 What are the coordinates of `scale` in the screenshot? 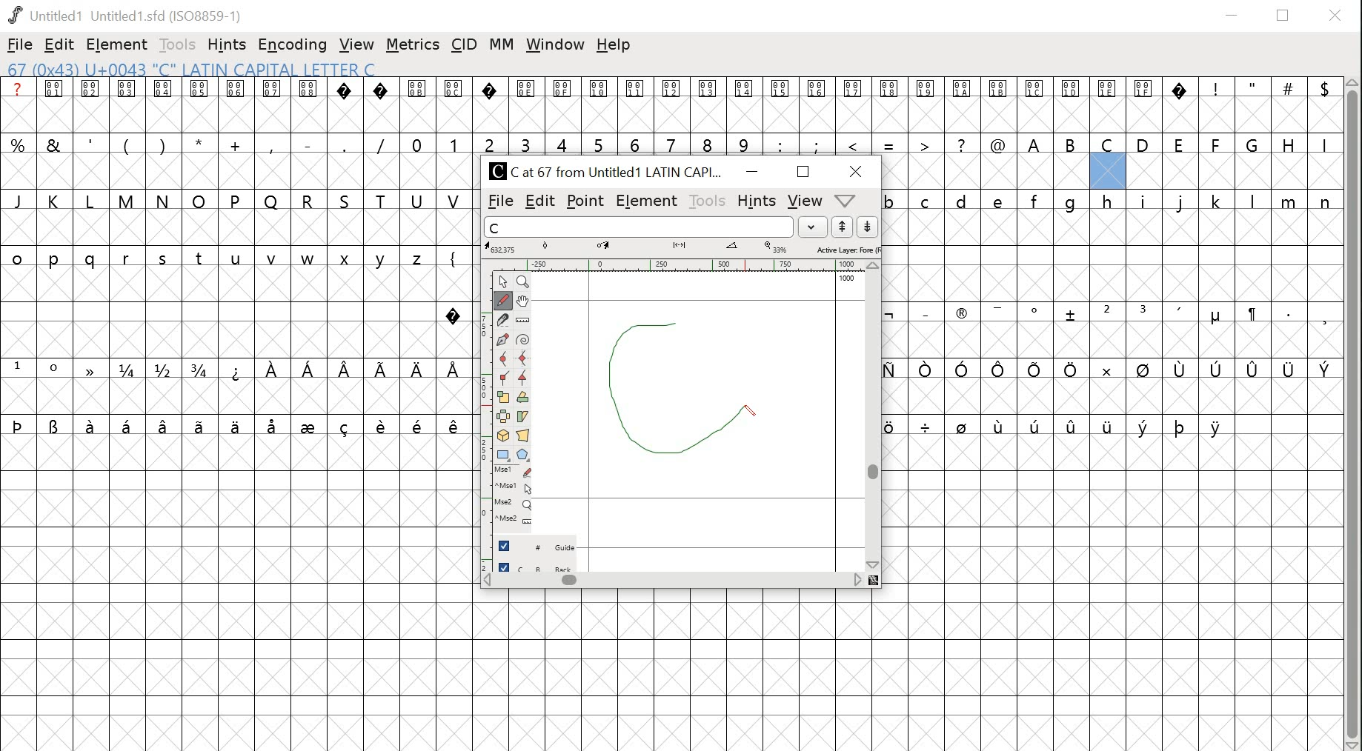 It's located at (505, 397).